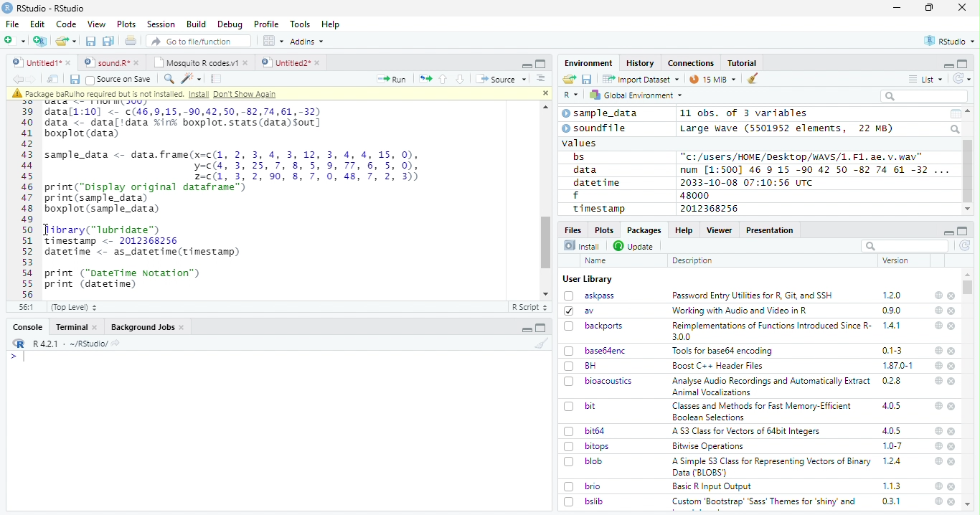 The width and height of the screenshot is (980, 515). What do you see at coordinates (28, 202) in the screenshot?
I see `Numbering line` at bounding box center [28, 202].